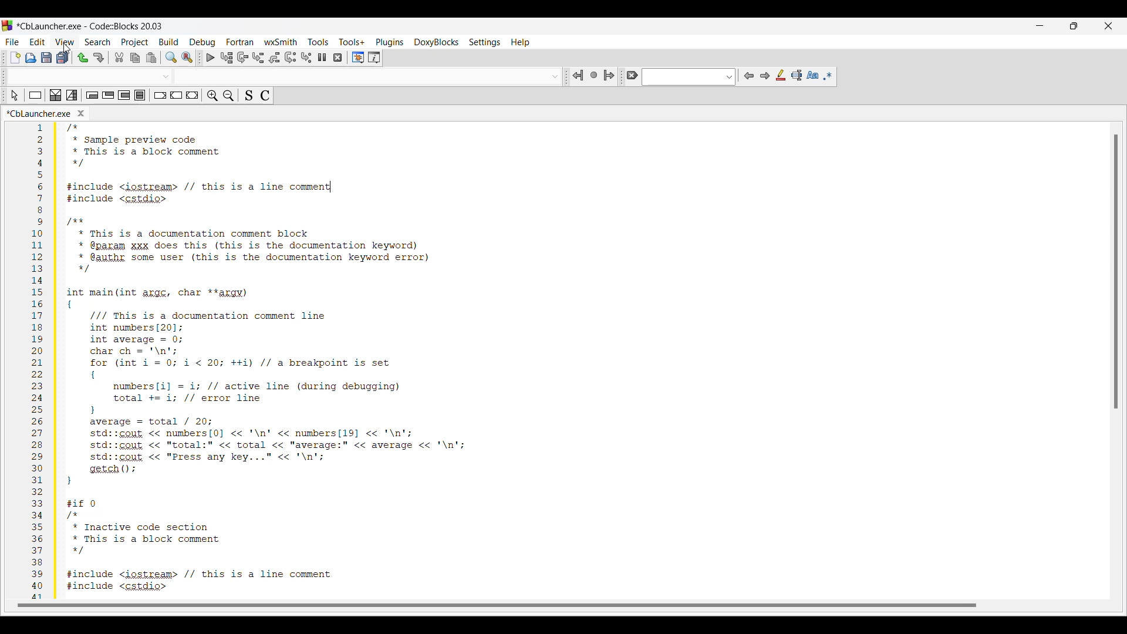 Image resolution: width=1127 pixels, height=634 pixels. Describe the element at coordinates (306, 58) in the screenshot. I see `Step into instruction` at that location.